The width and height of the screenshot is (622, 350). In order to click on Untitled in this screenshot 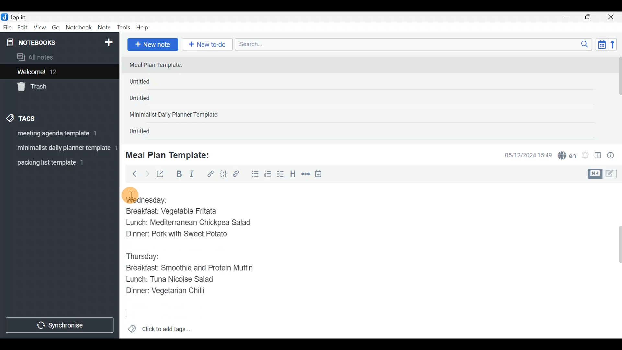, I will do `click(150, 83)`.